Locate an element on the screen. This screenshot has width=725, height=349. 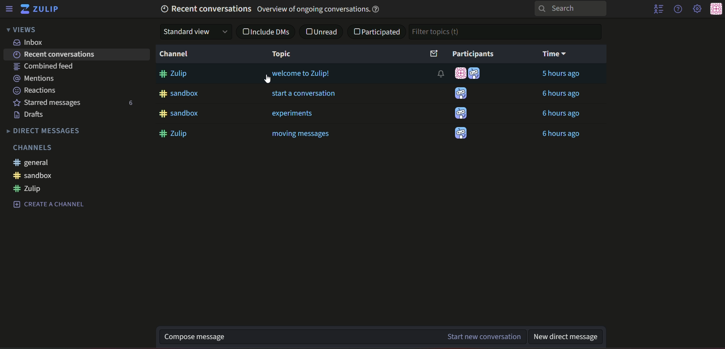
user list is located at coordinates (659, 10).